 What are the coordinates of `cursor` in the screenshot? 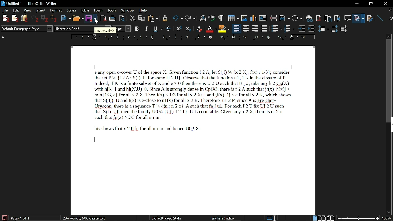 It's located at (94, 22).